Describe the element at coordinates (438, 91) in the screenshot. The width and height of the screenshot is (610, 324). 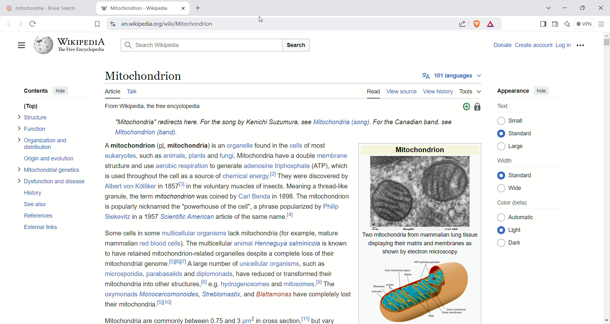
I see `View history` at that location.